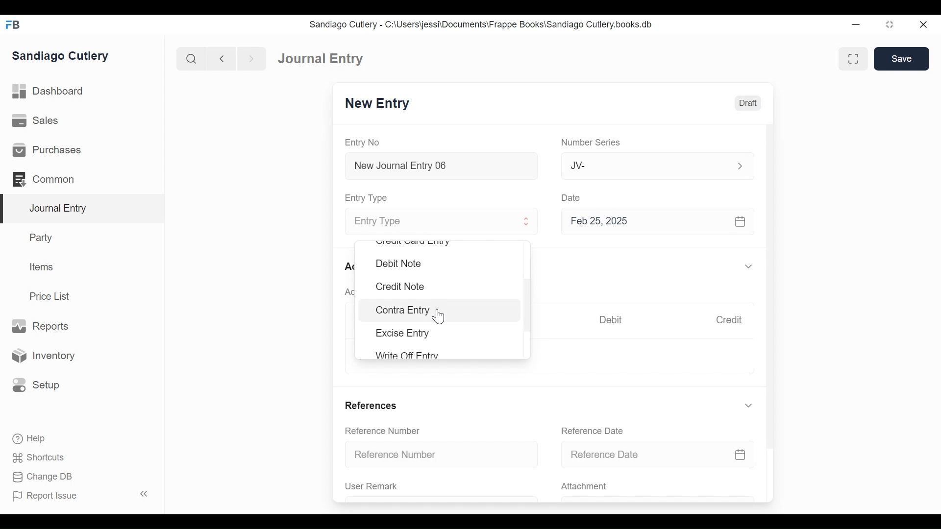 The height and width of the screenshot is (529, 941). What do you see at coordinates (399, 264) in the screenshot?
I see `Debit Note` at bounding box center [399, 264].